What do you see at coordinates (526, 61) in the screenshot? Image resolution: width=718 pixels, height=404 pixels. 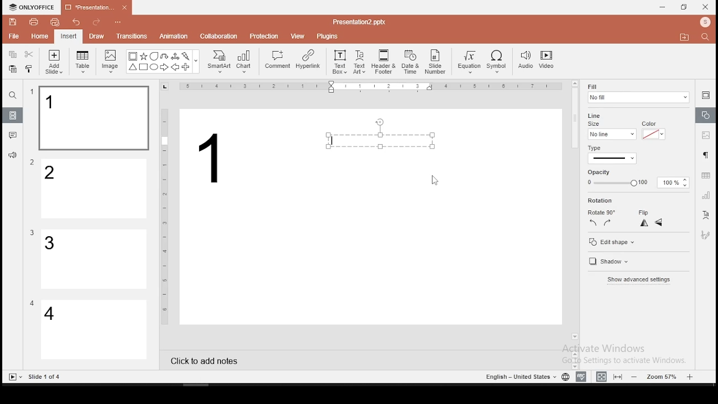 I see `audio` at bounding box center [526, 61].